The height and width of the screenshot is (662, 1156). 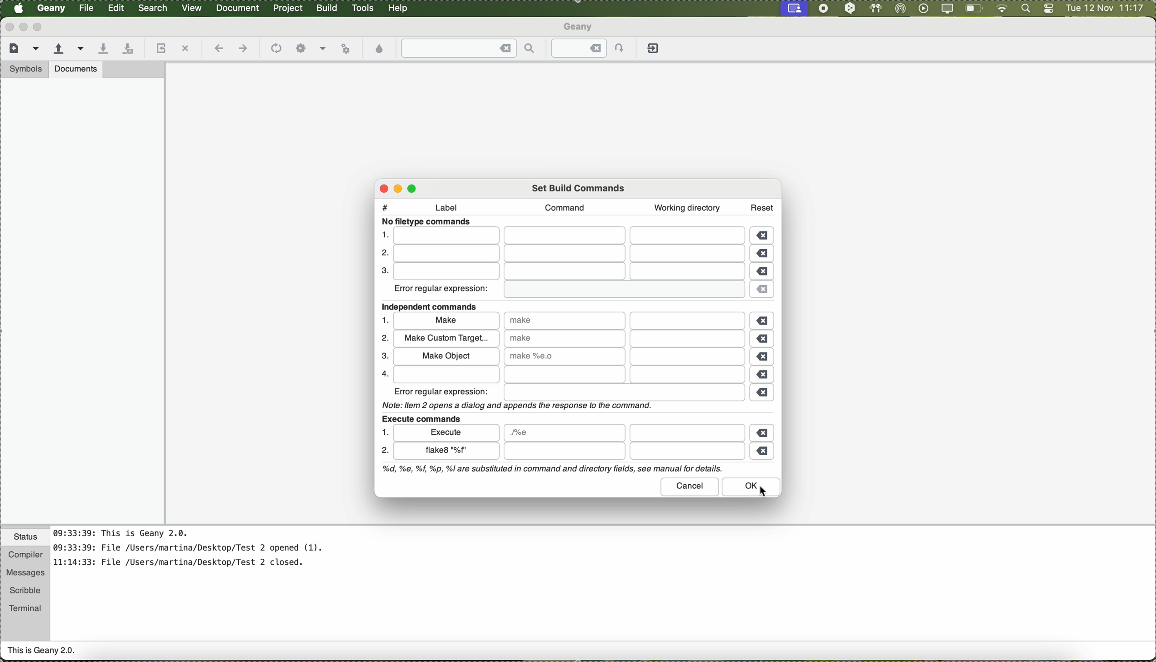 What do you see at coordinates (382, 356) in the screenshot?
I see `3` at bounding box center [382, 356].